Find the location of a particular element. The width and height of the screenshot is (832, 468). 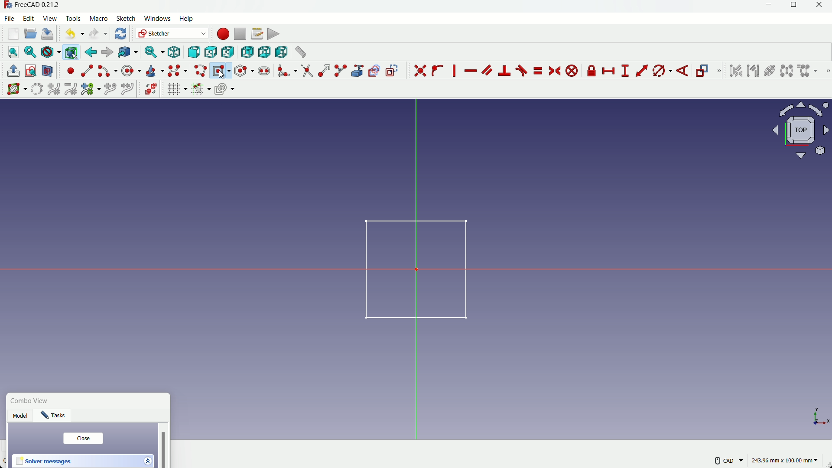

constraint perpendicular is located at coordinates (505, 71).